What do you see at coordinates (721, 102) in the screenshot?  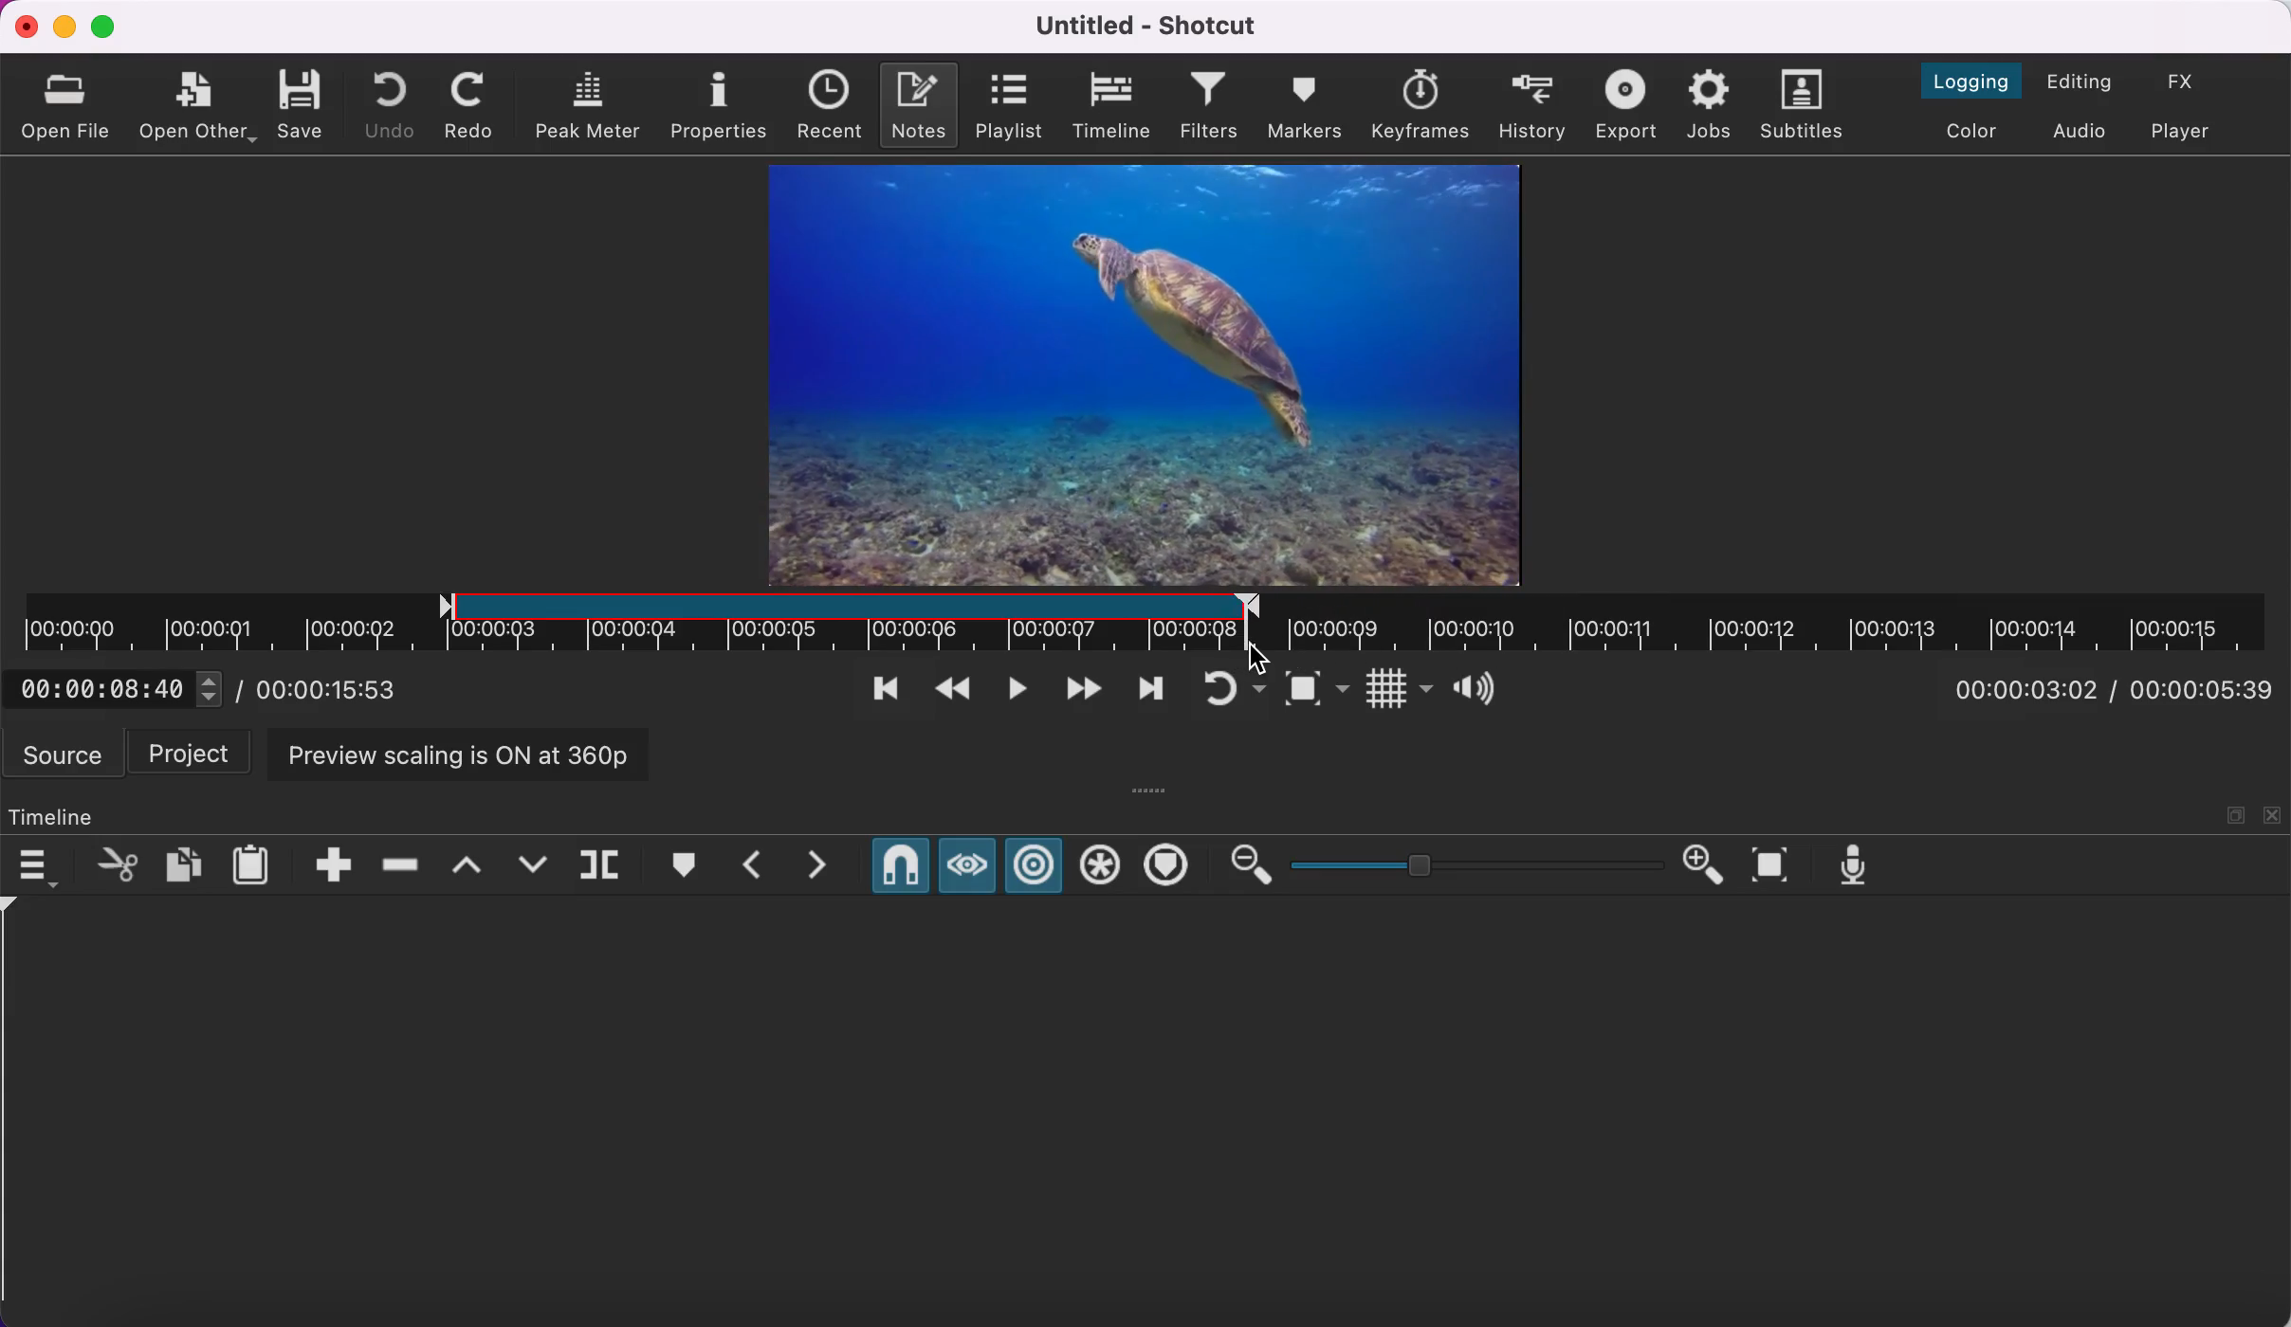 I see `properties` at bounding box center [721, 102].